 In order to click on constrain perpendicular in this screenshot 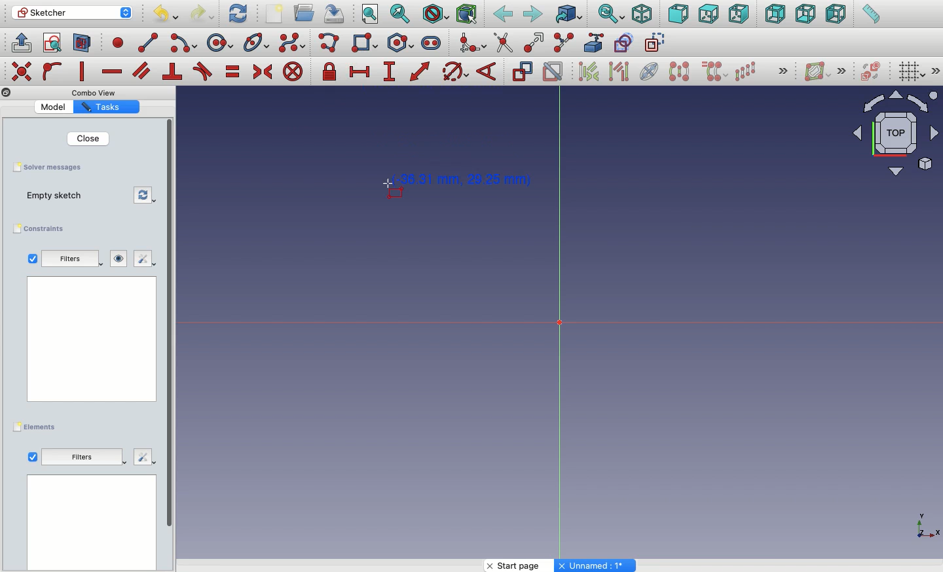, I will do `click(174, 72)`.